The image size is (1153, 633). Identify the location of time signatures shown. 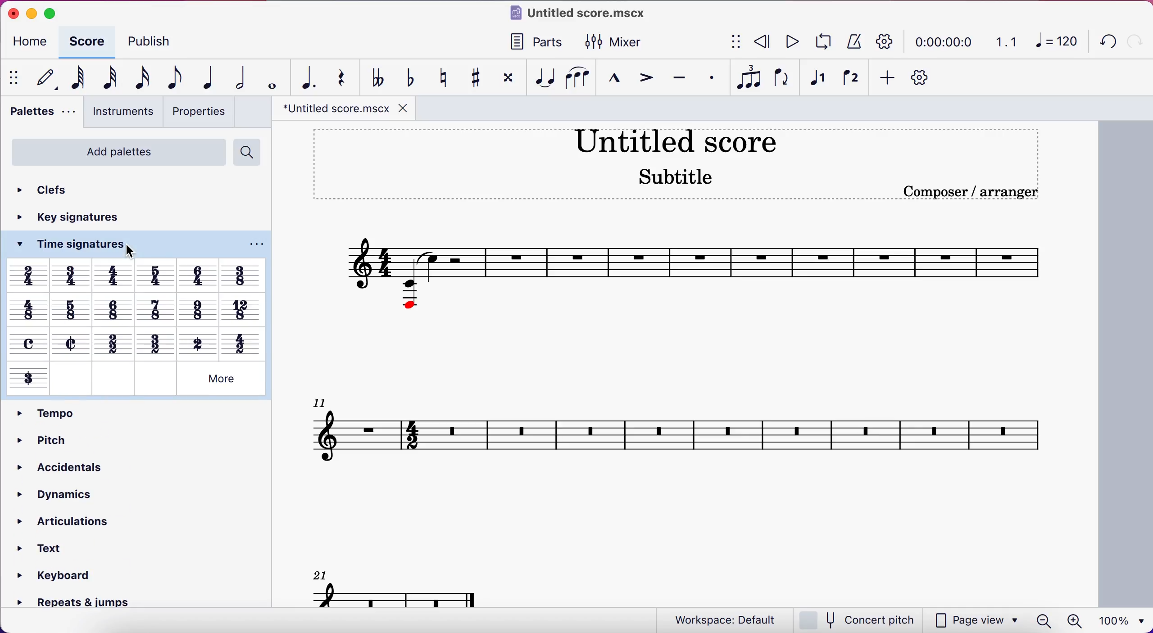
(137, 311).